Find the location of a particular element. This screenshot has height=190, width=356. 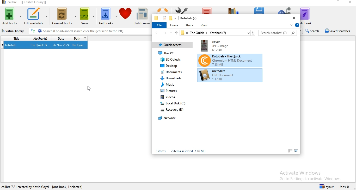

cursor is located at coordinates (88, 88).